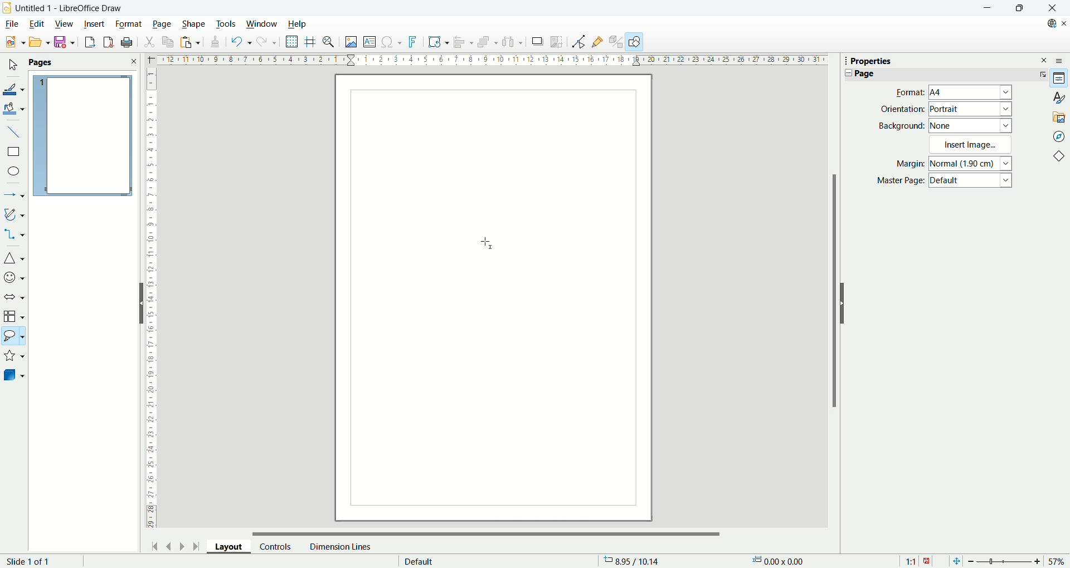  I want to click on select, so click(12, 66).